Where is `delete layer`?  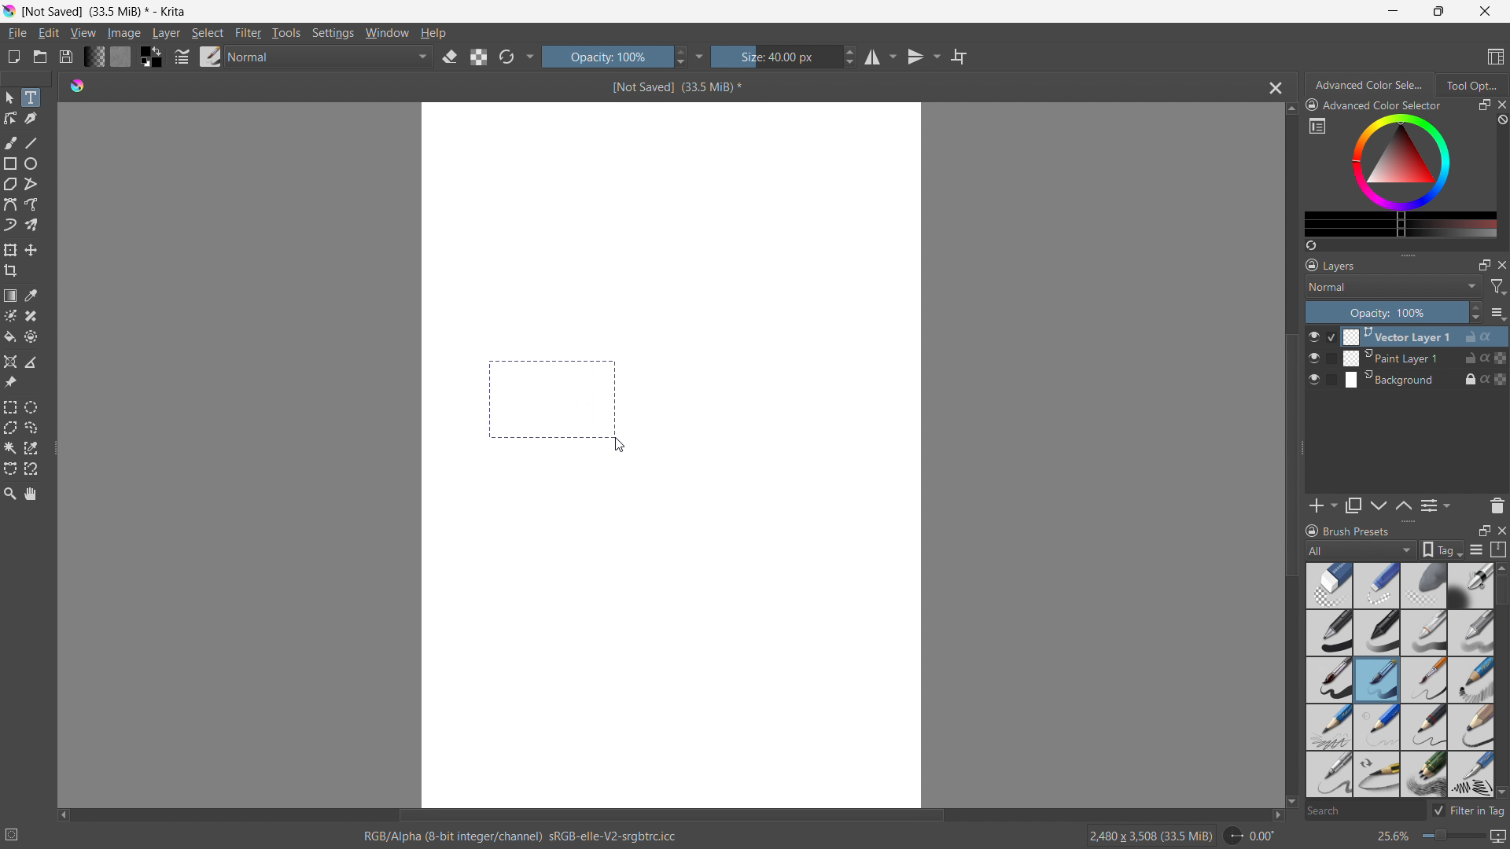 delete layer is located at coordinates (1497, 505).